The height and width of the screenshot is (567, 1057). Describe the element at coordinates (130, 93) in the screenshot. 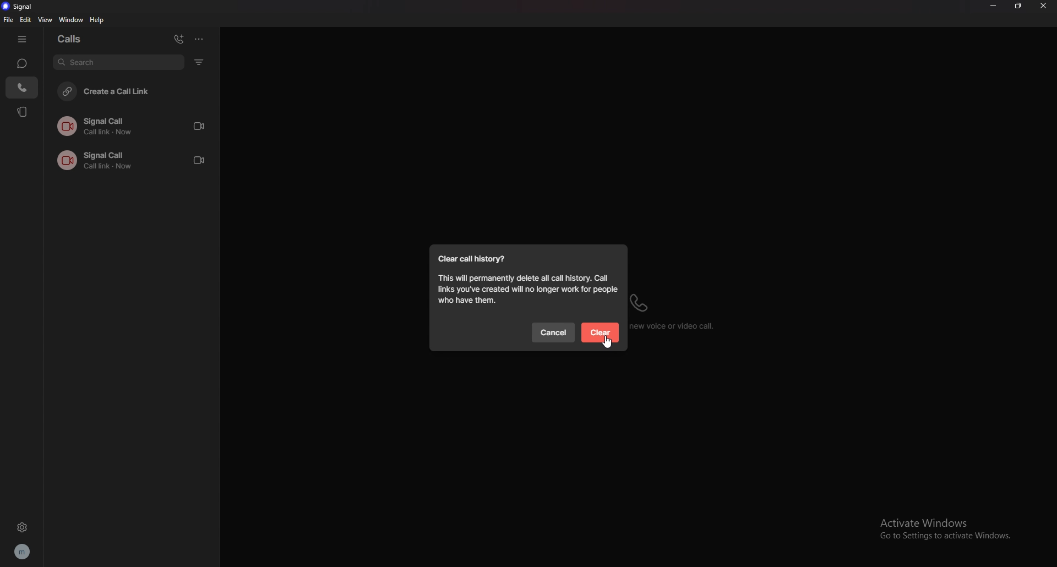

I see `create call link` at that location.